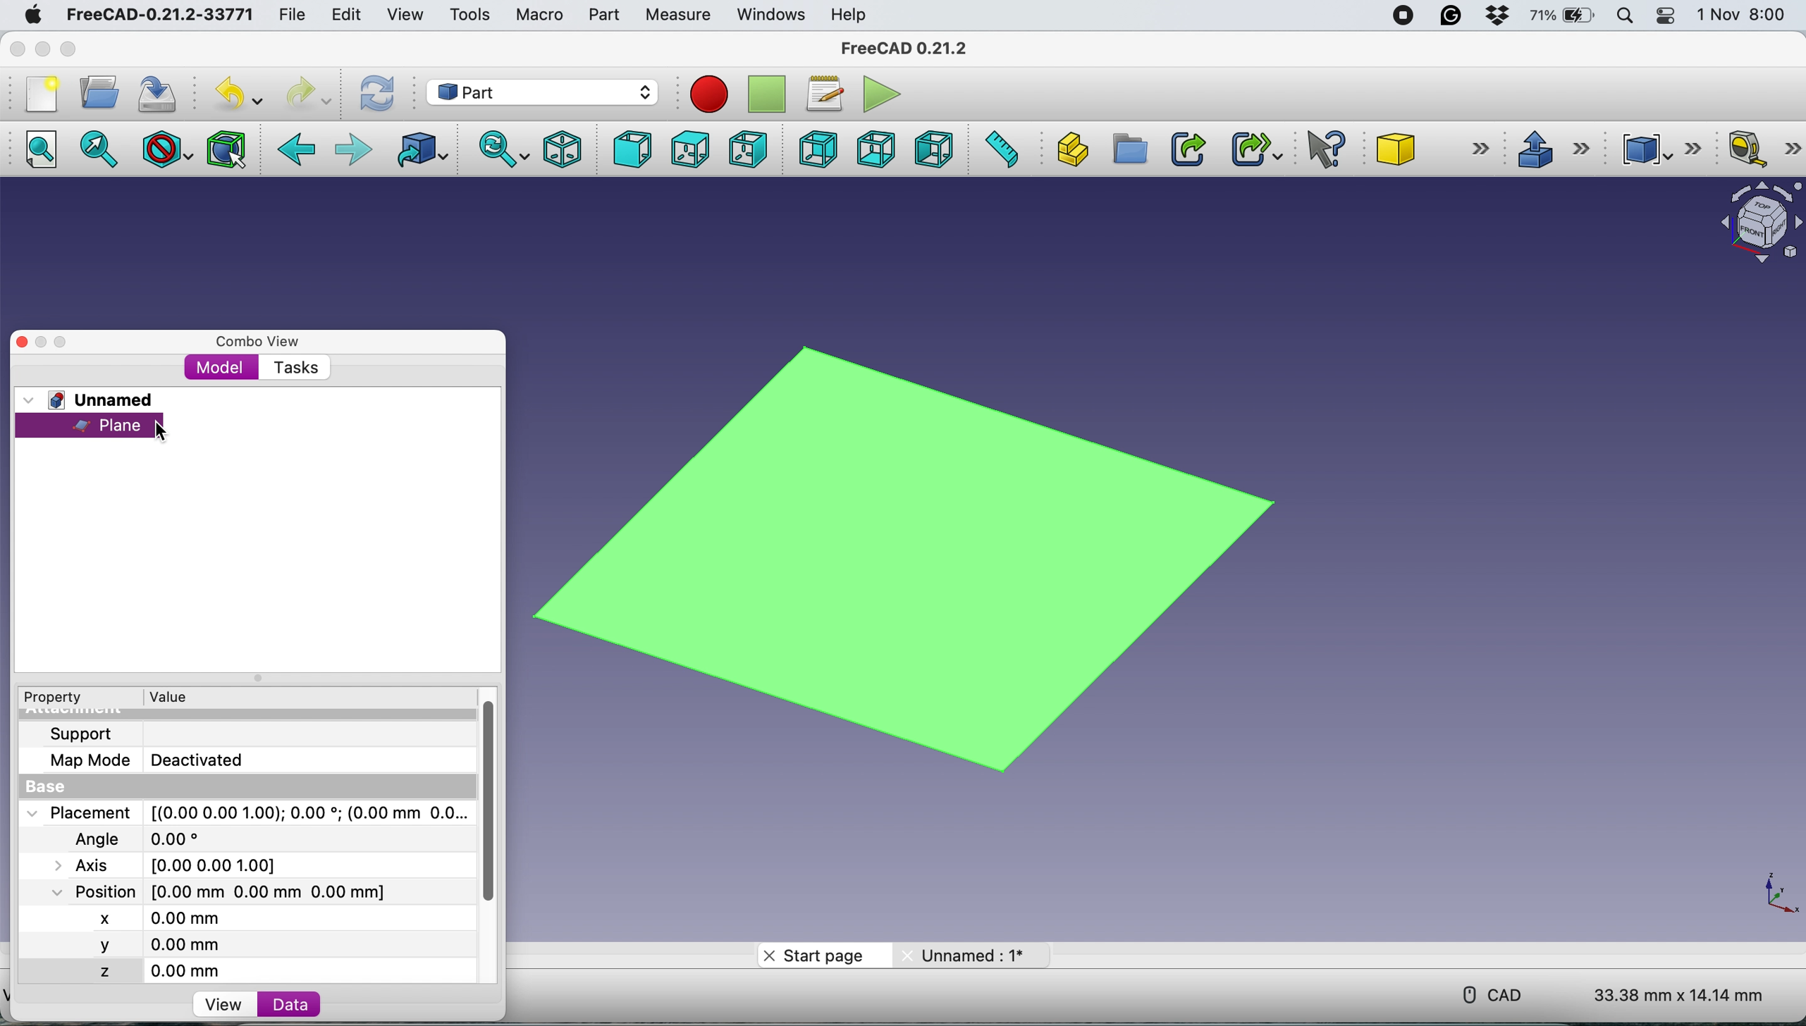 This screenshot has height=1026, width=1806. What do you see at coordinates (140, 840) in the screenshot?
I see `Angle 0.00*` at bounding box center [140, 840].